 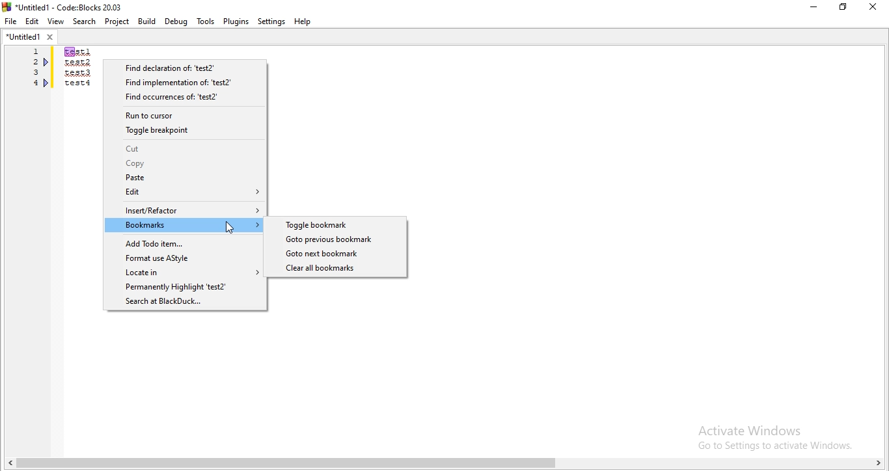 What do you see at coordinates (184, 244) in the screenshot?
I see `Add Todo item..` at bounding box center [184, 244].